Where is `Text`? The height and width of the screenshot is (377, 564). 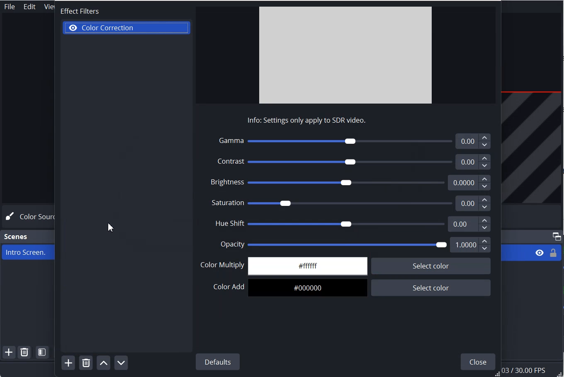
Text is located at coordinates (75, 10).